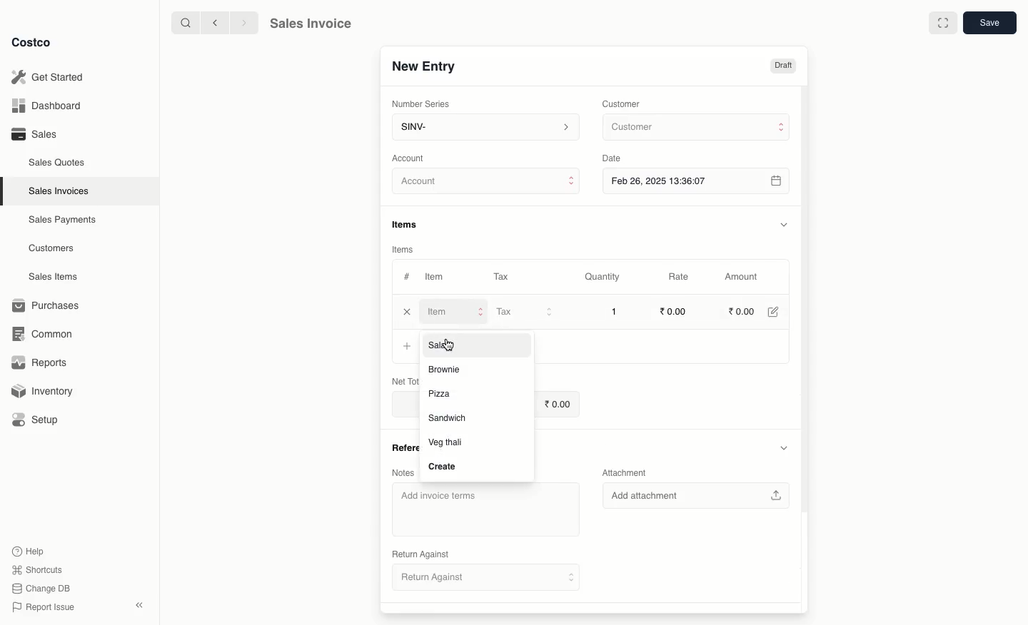 This screenshot has width=1028, height=625. I want to click on ‘Sandwich, so click(448, 419).